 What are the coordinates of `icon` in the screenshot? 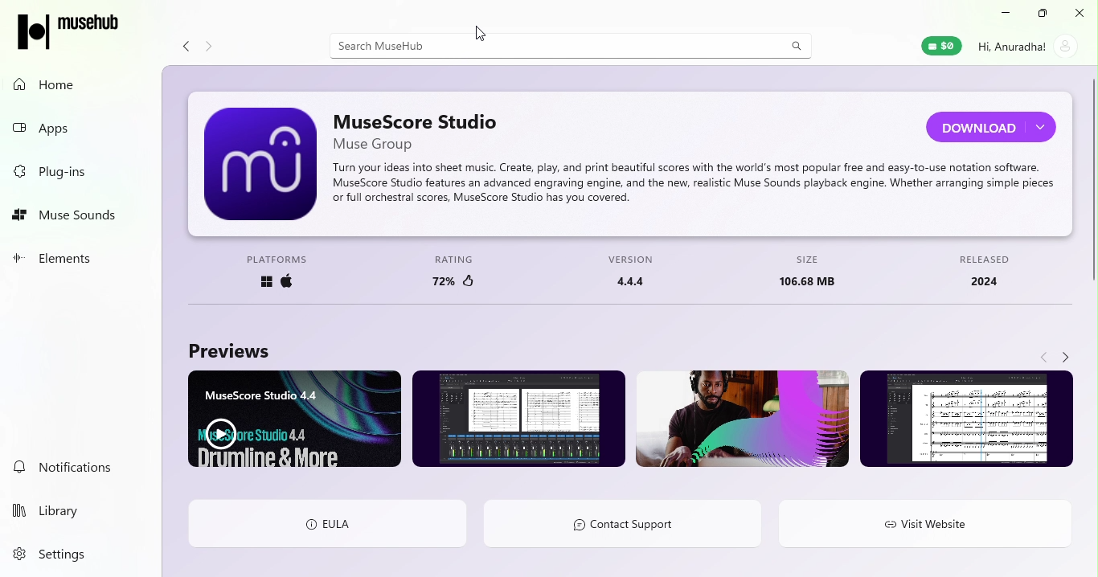 It's located at (70, 28).